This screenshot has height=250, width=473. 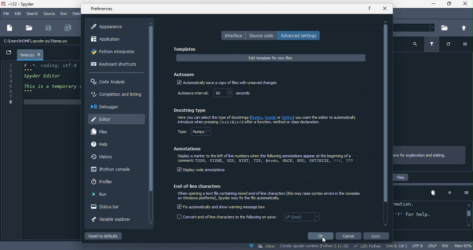 I want to click on completion, so click(x=116, y=95).